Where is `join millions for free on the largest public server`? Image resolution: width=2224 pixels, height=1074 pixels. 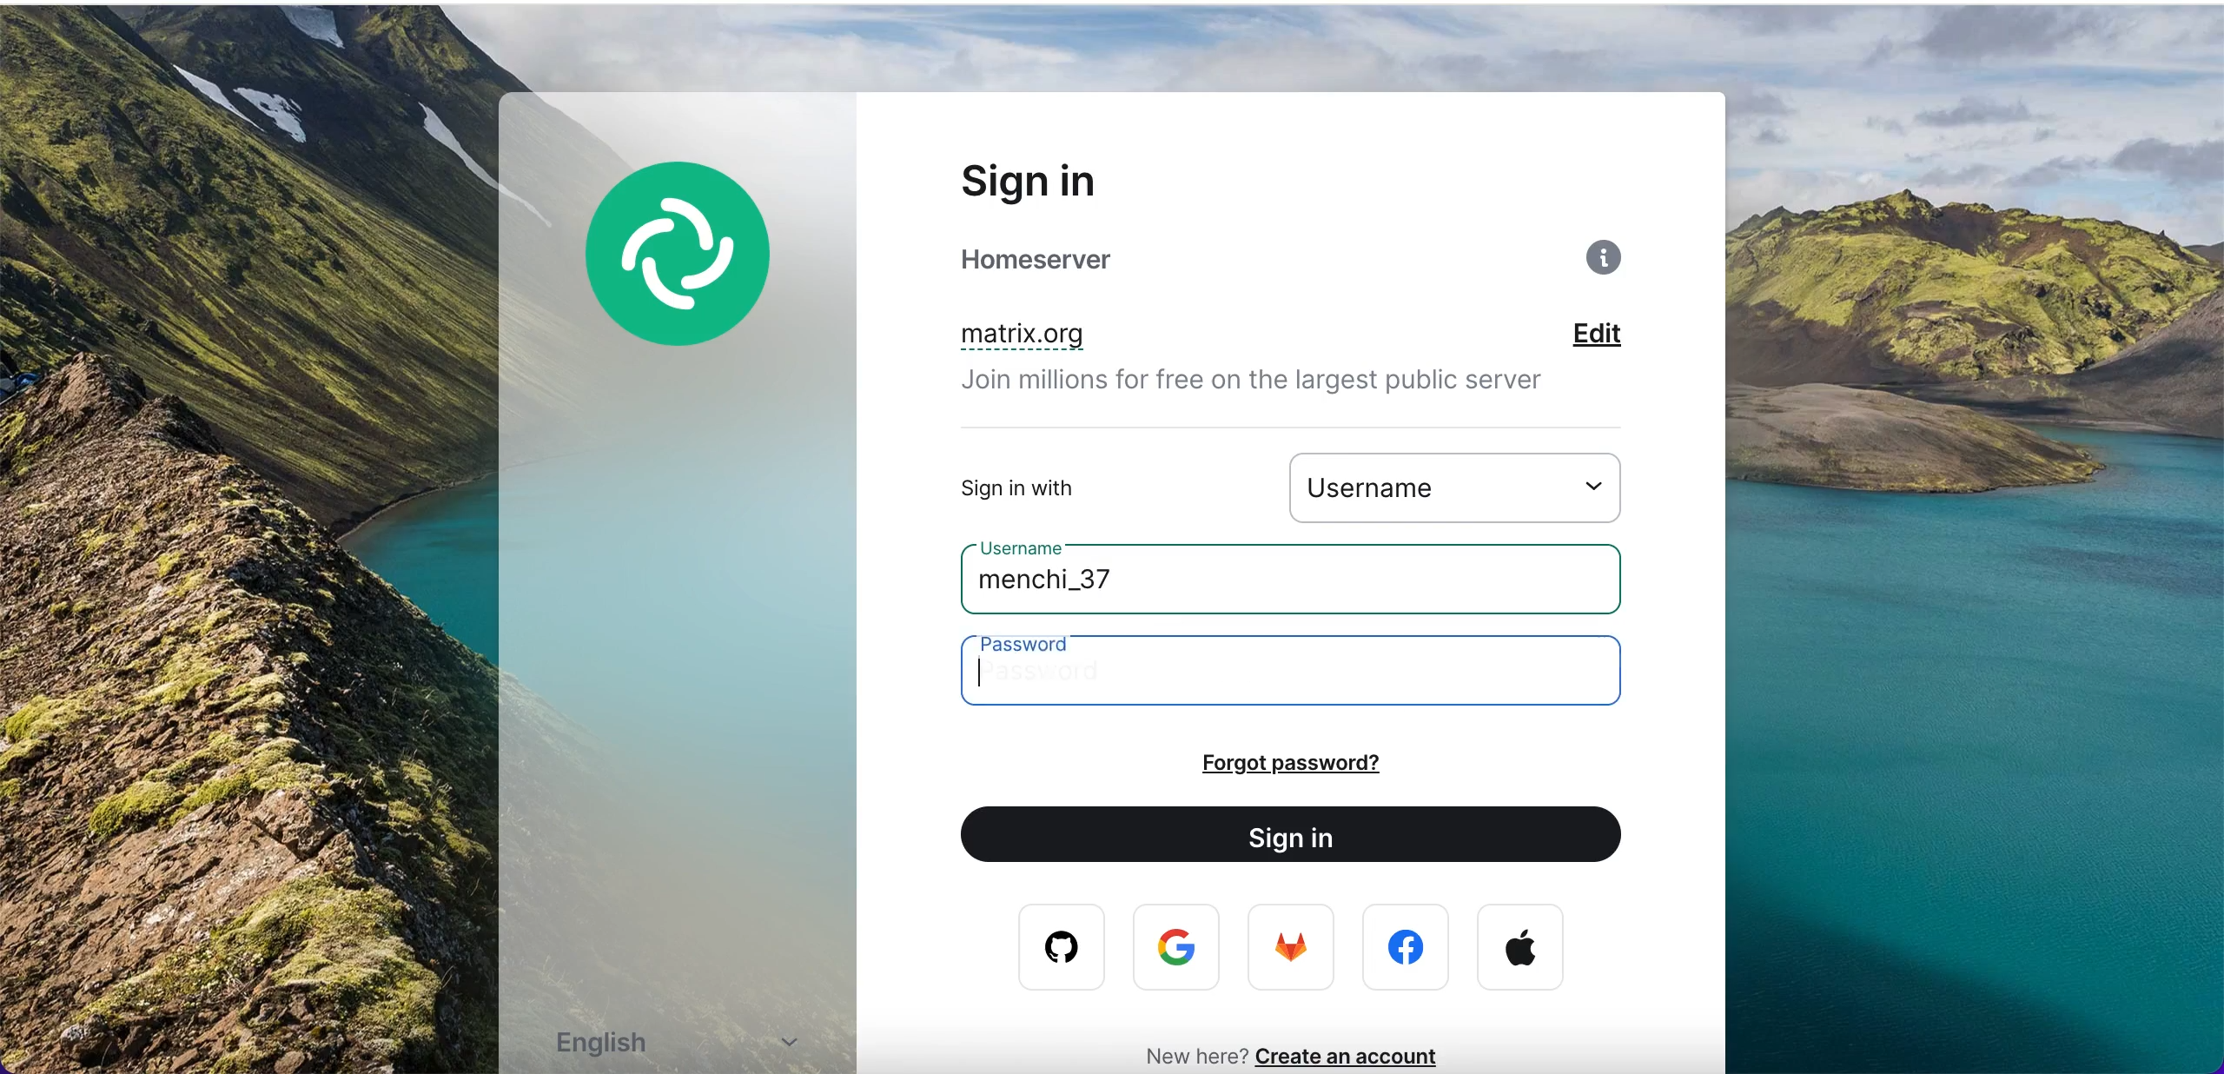
join millions for free on the largest public server is located at coordinates (1274, 386).